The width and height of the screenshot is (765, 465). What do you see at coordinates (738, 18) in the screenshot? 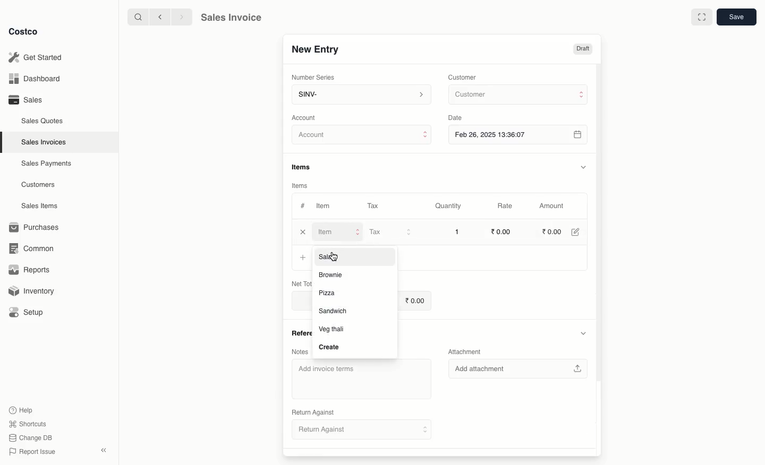
I see `Save` at bounding box center [738, 18].